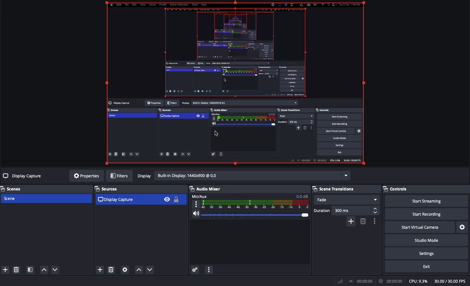  Describe the element at coordinates (251, 201) in the screenshot. I see `Mic/Aux` at that location.